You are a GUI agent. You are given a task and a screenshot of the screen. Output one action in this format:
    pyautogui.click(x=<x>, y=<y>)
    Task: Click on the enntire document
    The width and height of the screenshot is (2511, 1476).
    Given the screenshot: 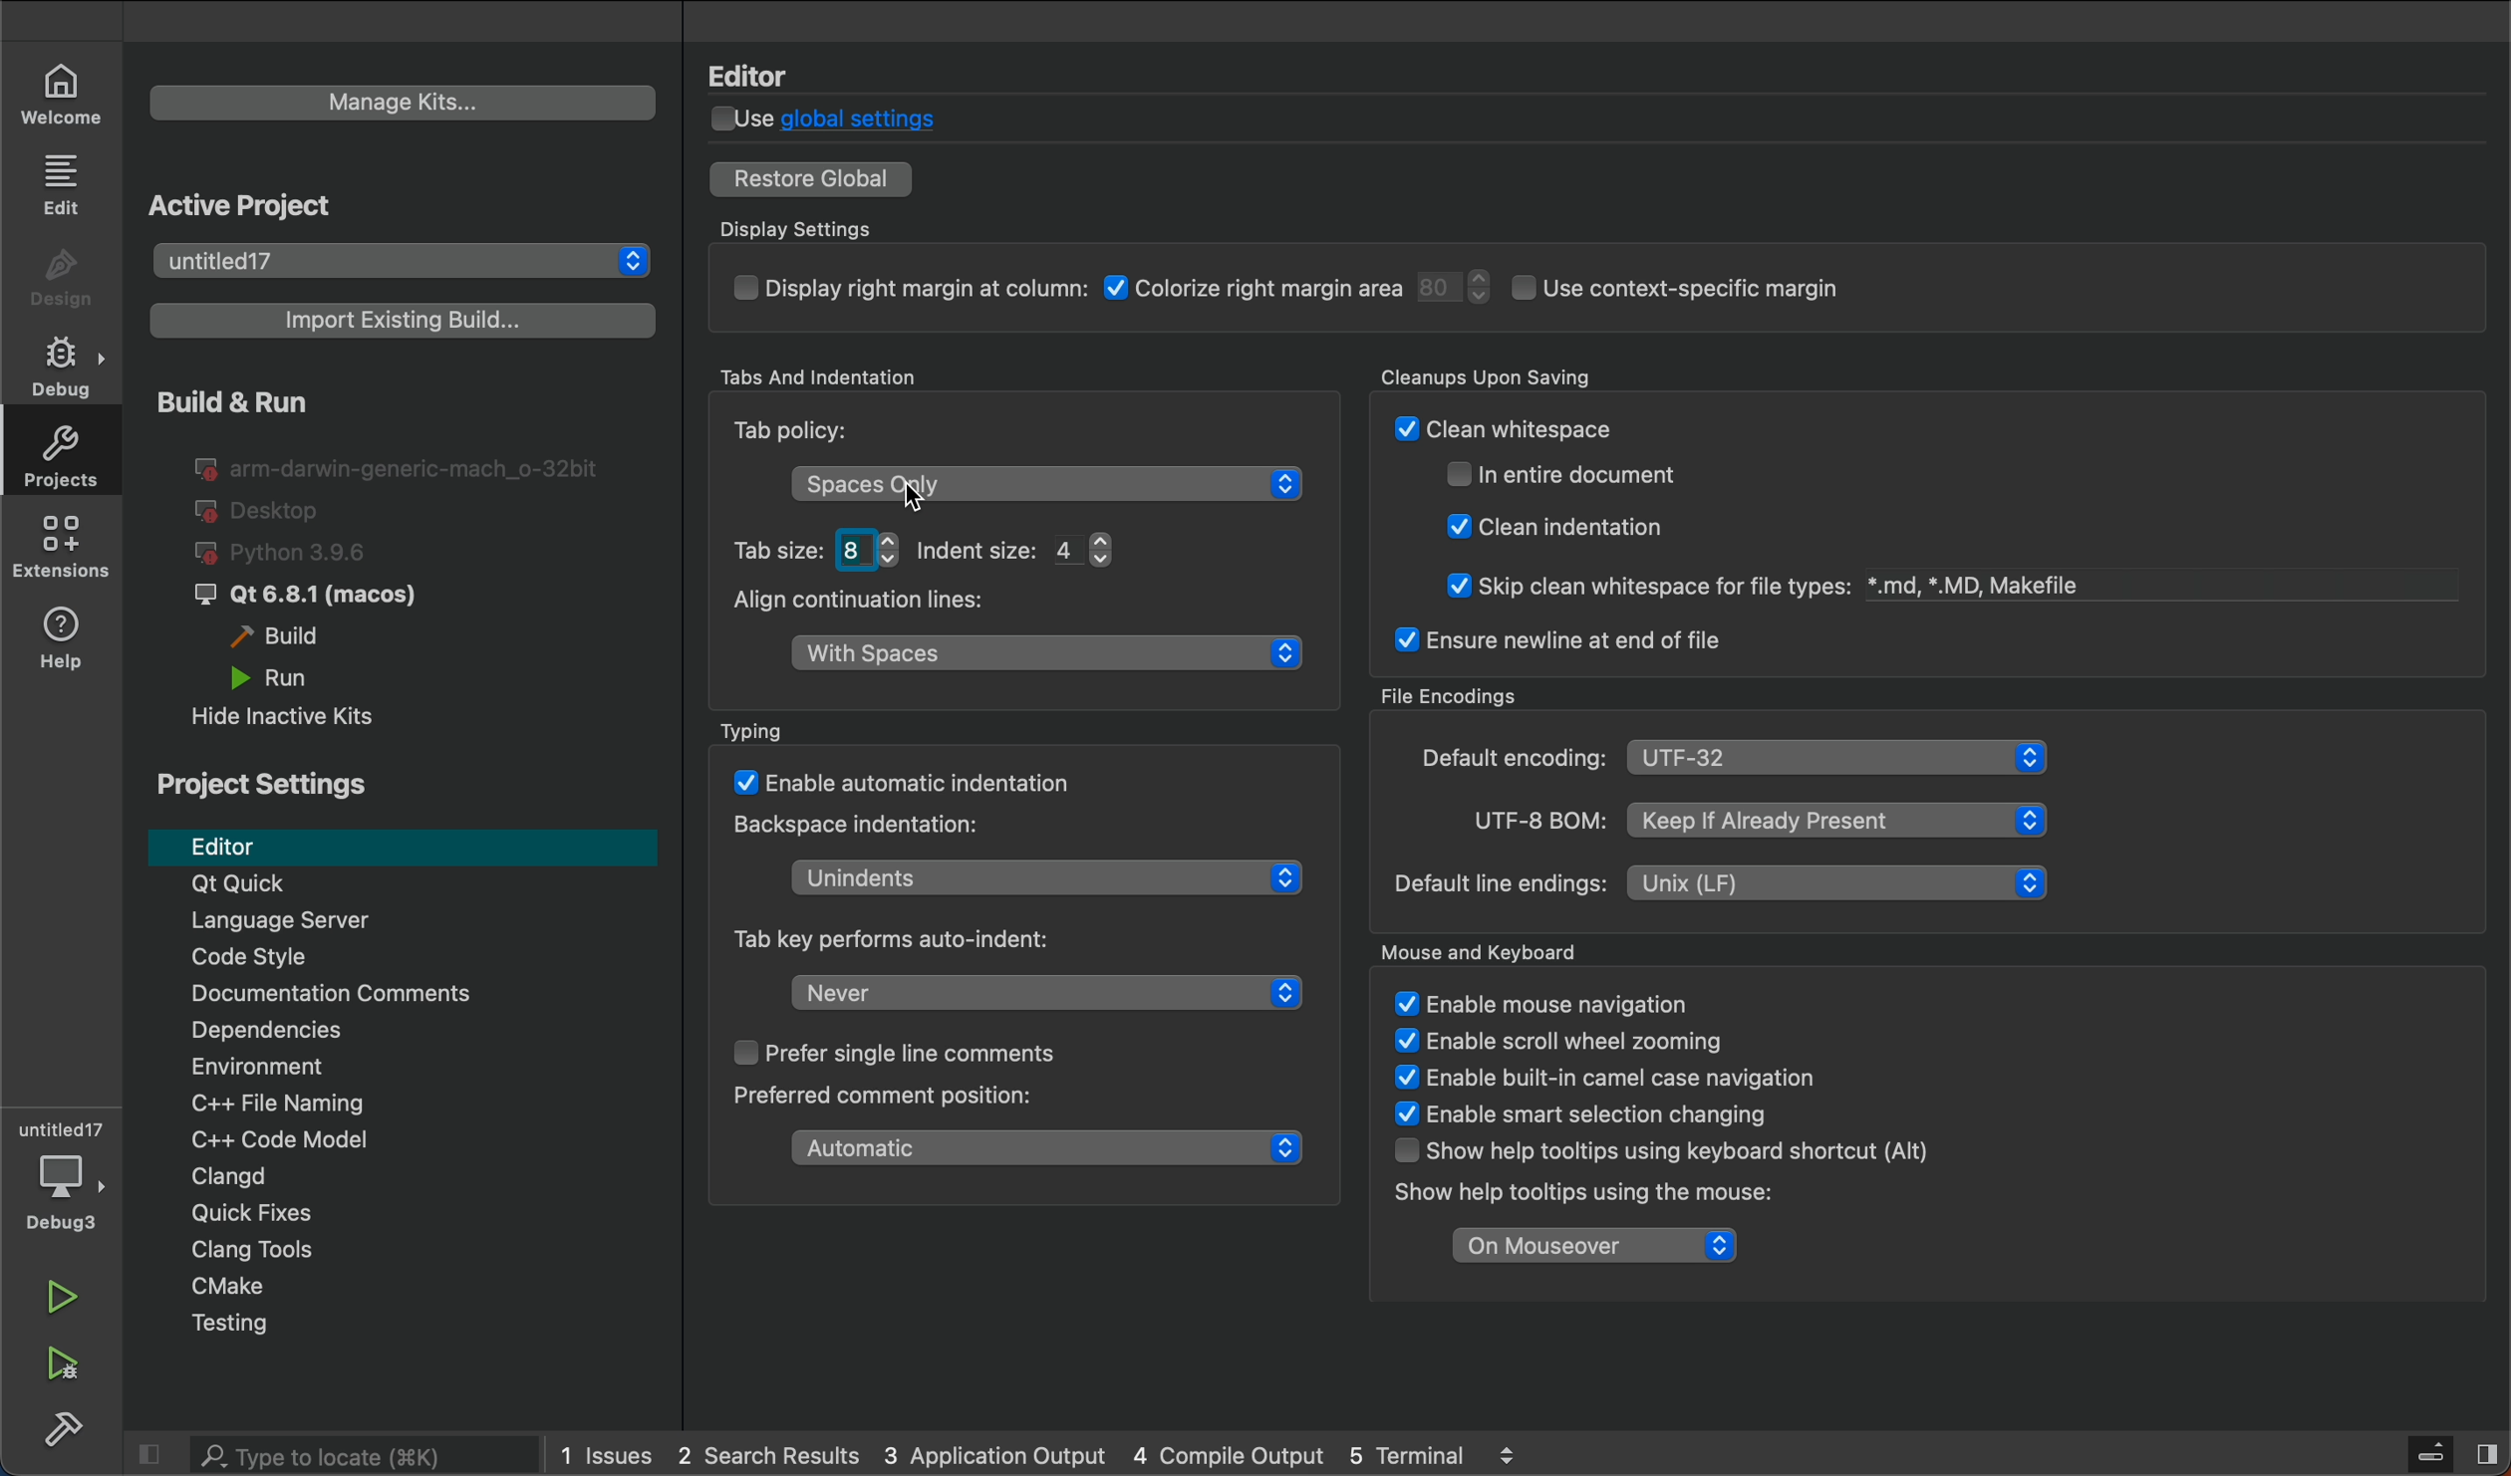 What is the action you would take?
    pyautogui.click(x=1576, y=475)
    